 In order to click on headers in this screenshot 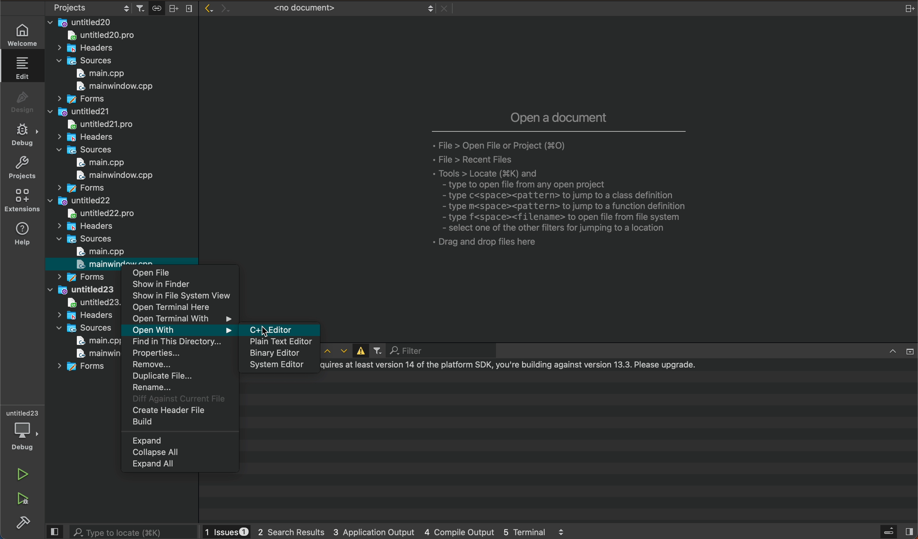, I will do `click(84, 226)`.